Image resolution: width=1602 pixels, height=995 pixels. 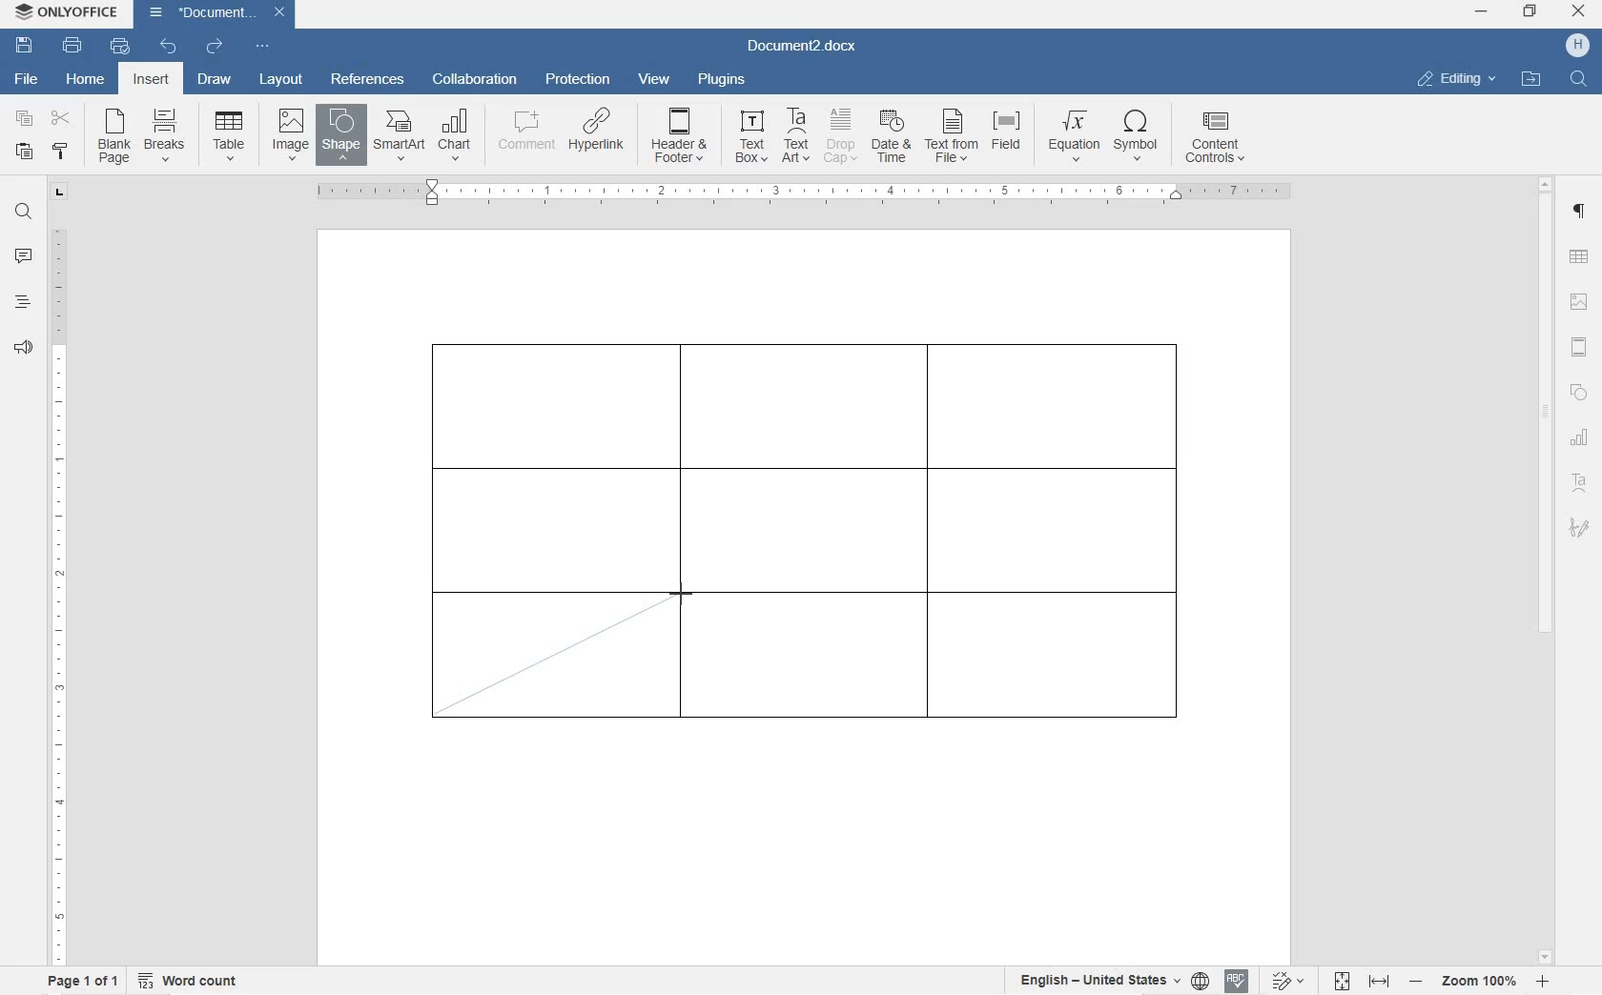 What do you see at coordinates (842, 138) in the screenshot?
I see `DROP CAP` at bounding box center [842, 138].